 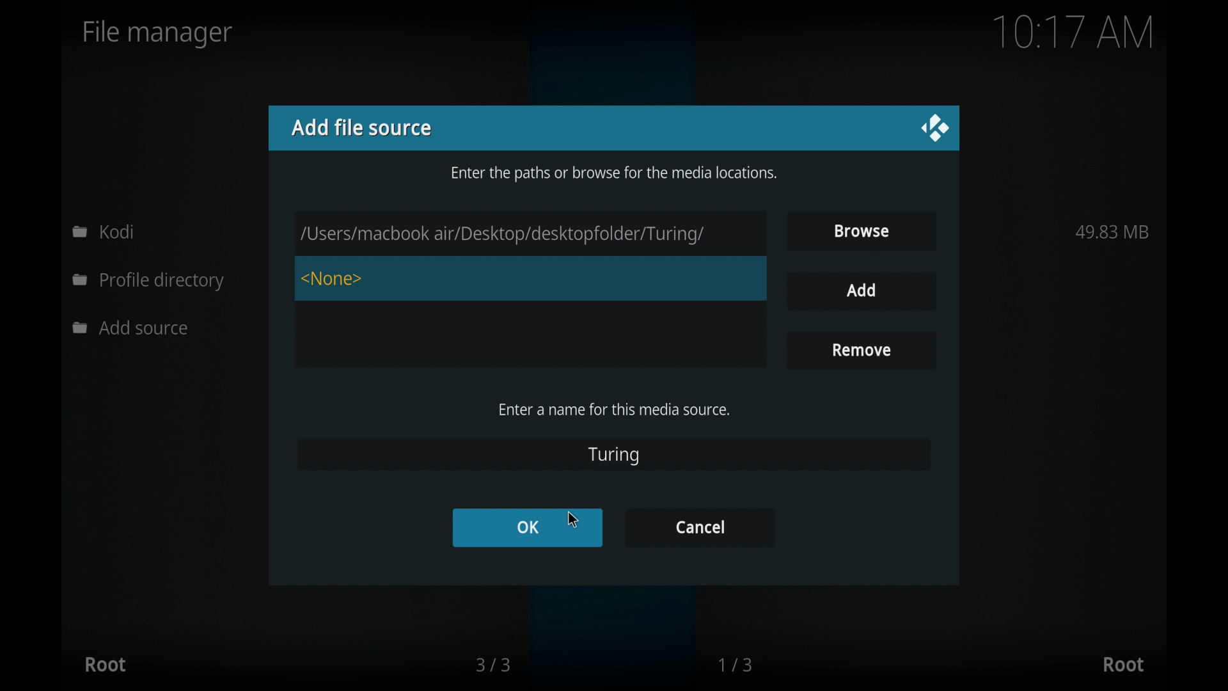 What do you see at coordinates (104, 231) in the screenshot?
I see `kodi` at bounding box center [104, 231].